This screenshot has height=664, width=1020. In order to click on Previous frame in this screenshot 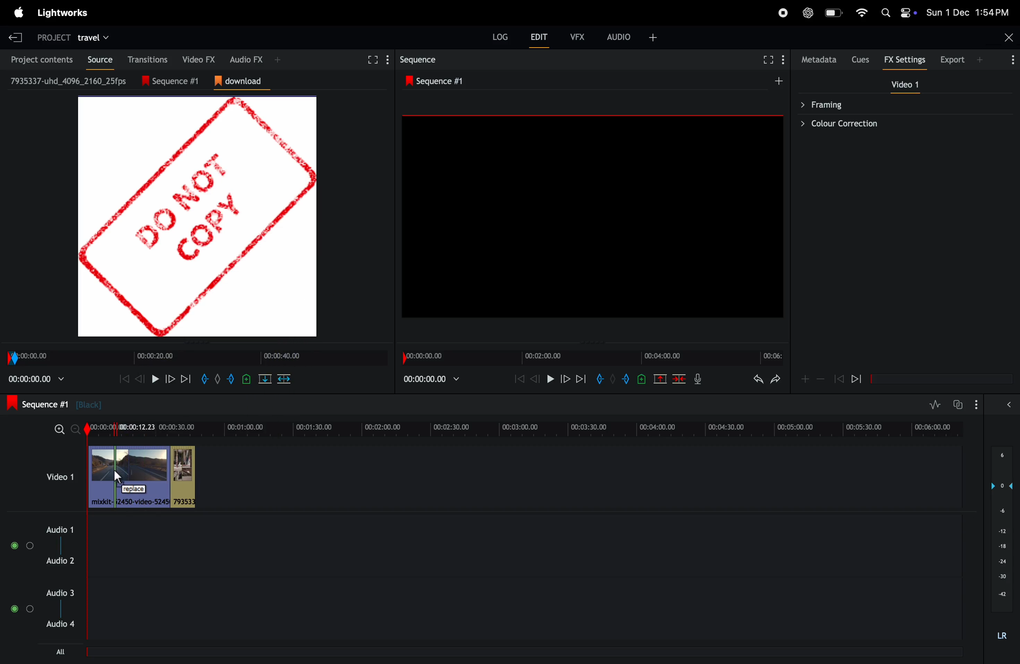, I will do `click(124, 379)`.